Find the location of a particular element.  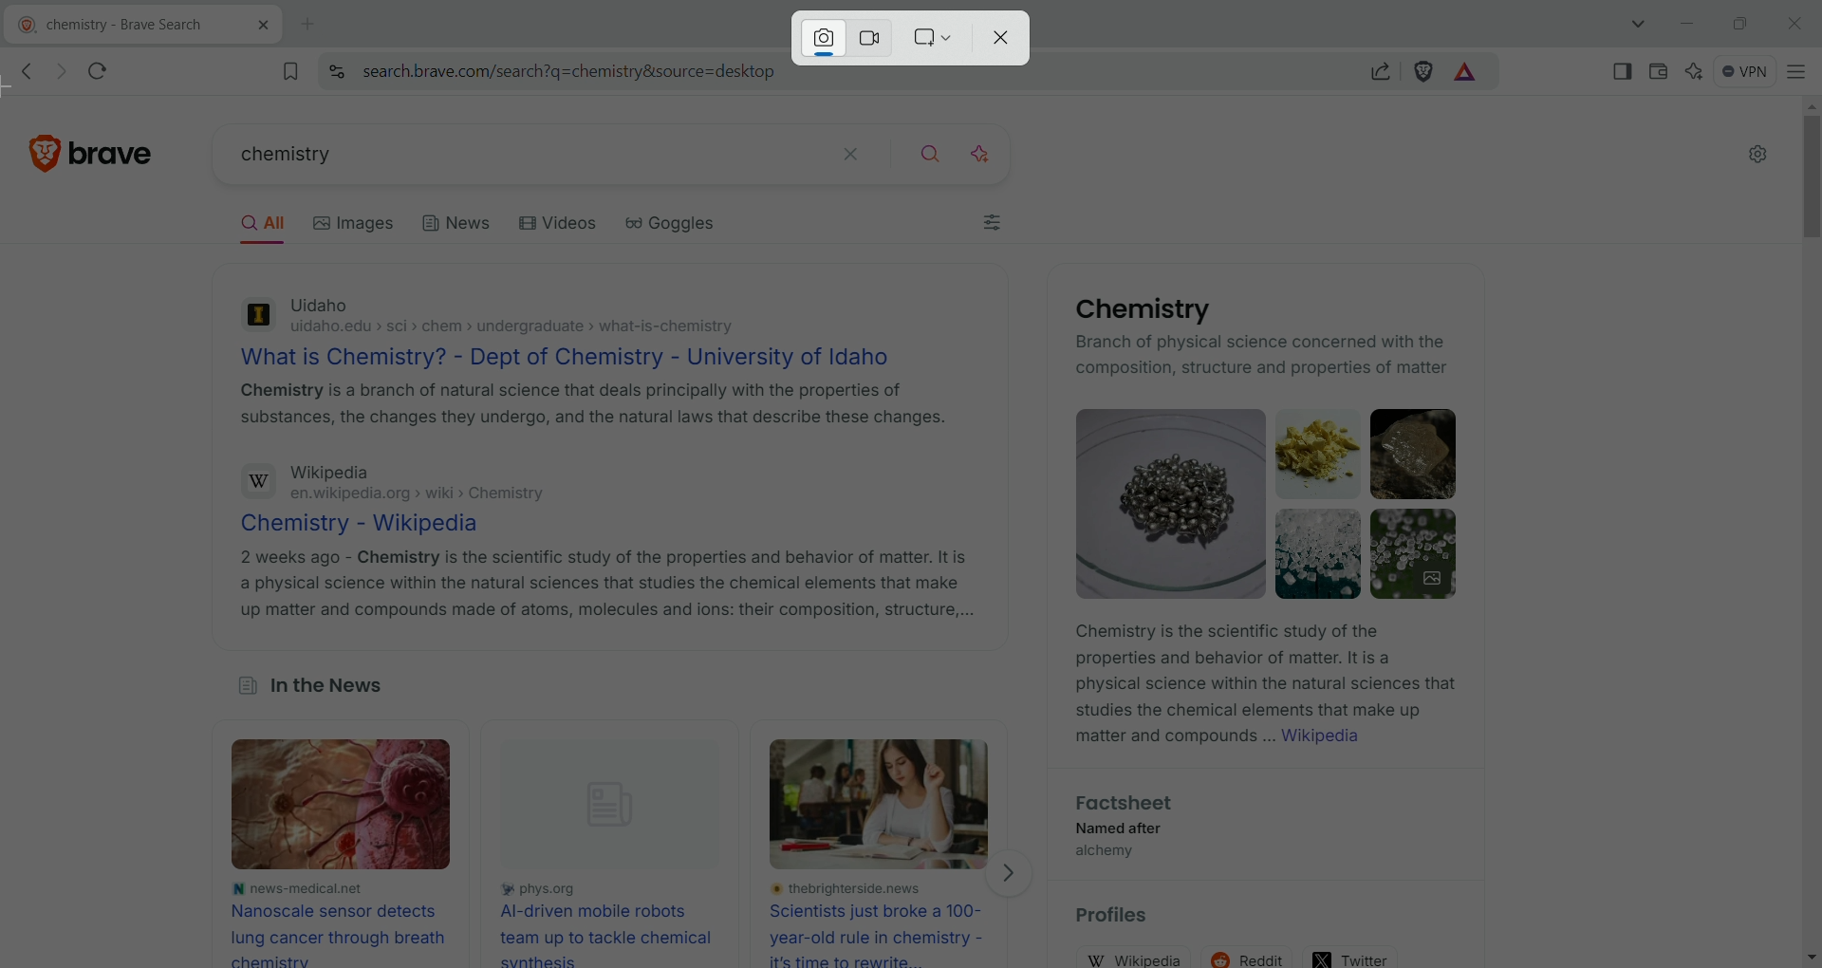

https://search.brave.com/search?q=chemistry&source=desktop is located at coordinates (568, 72).